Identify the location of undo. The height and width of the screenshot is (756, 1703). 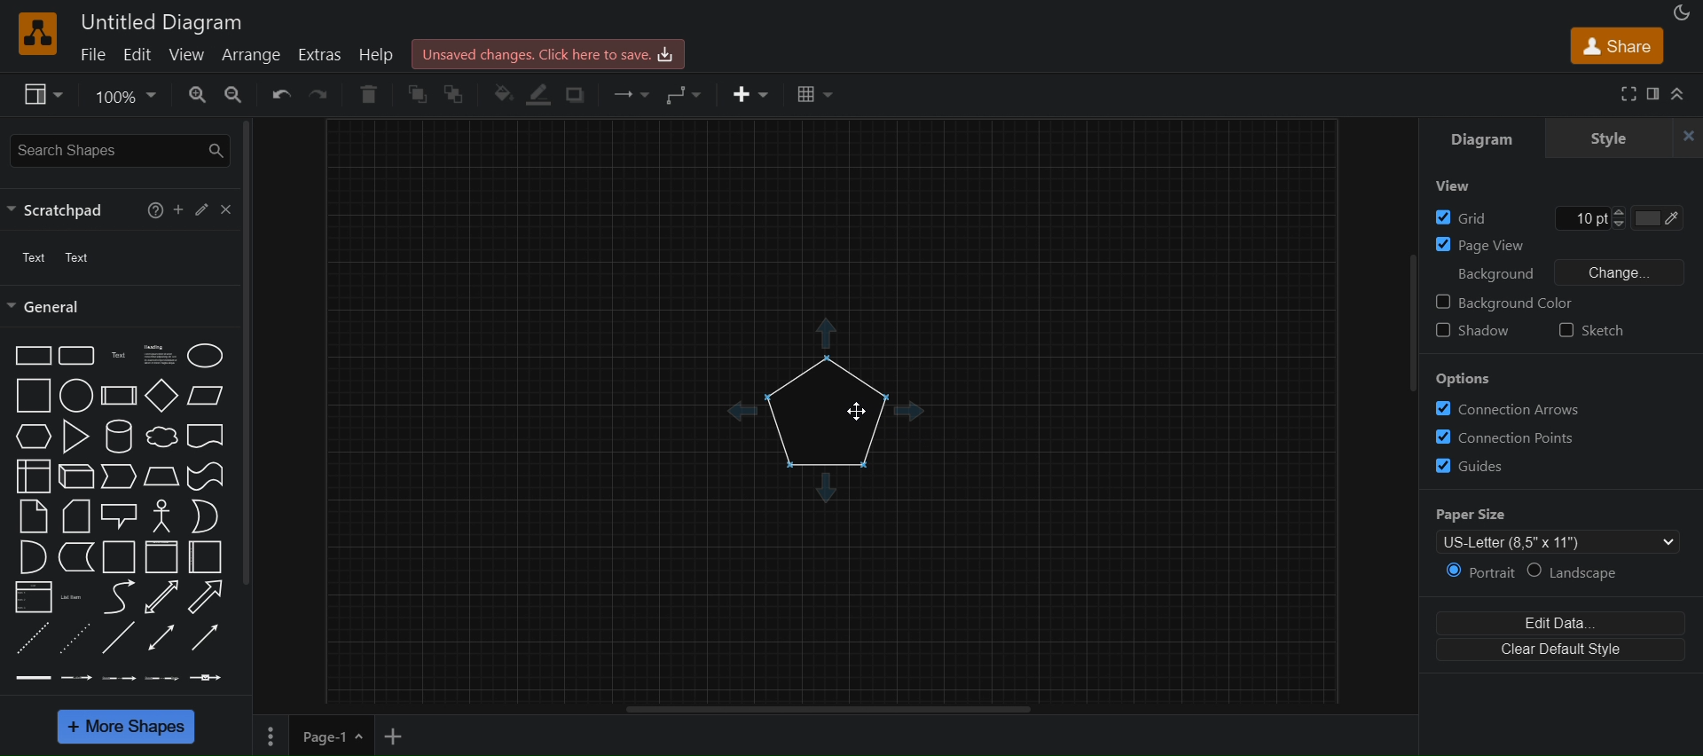
(278, 97).